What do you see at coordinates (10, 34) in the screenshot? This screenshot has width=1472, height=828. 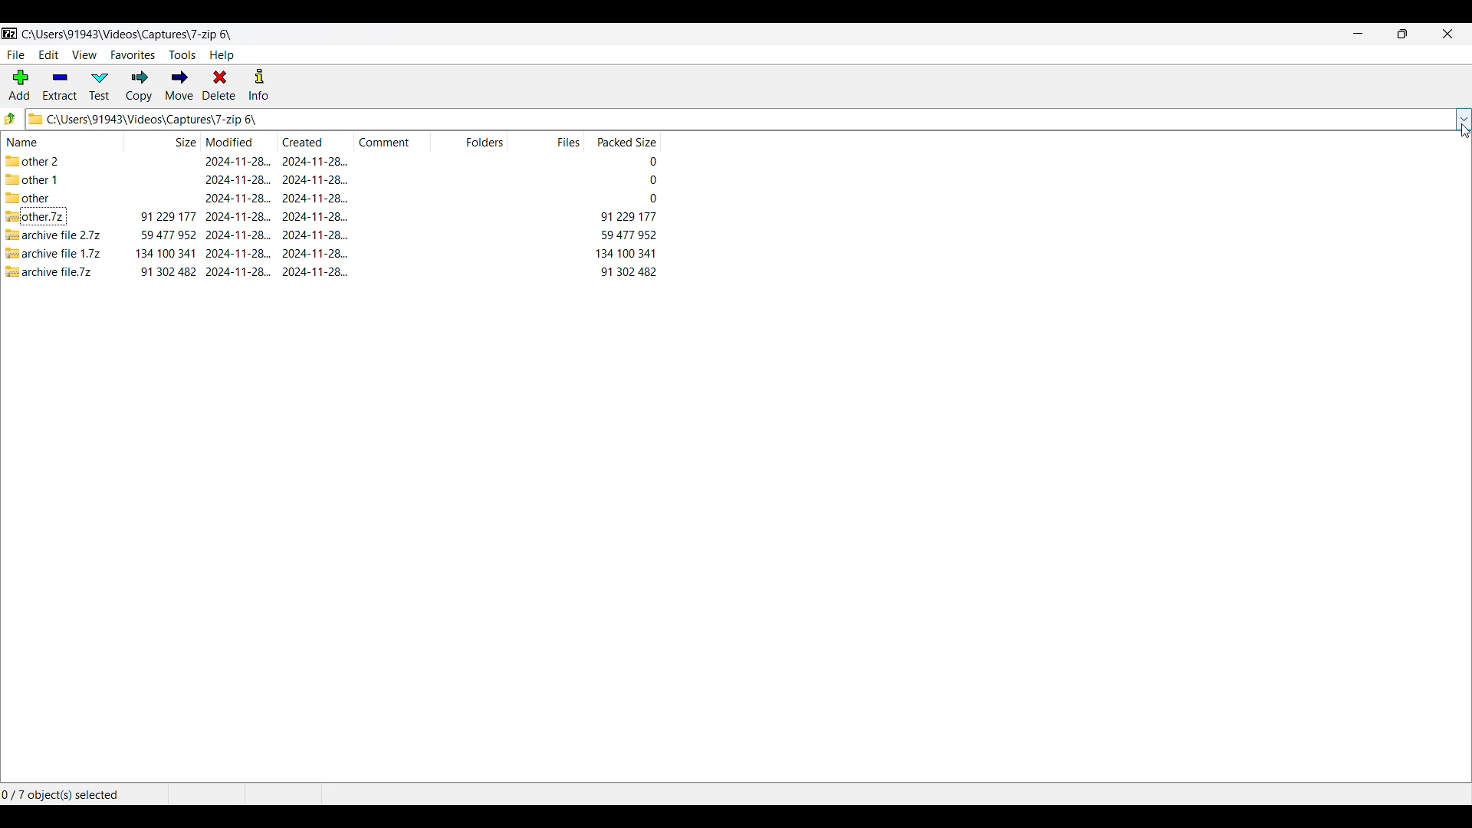 I see `Software logo` at bounding box center [10, 34].